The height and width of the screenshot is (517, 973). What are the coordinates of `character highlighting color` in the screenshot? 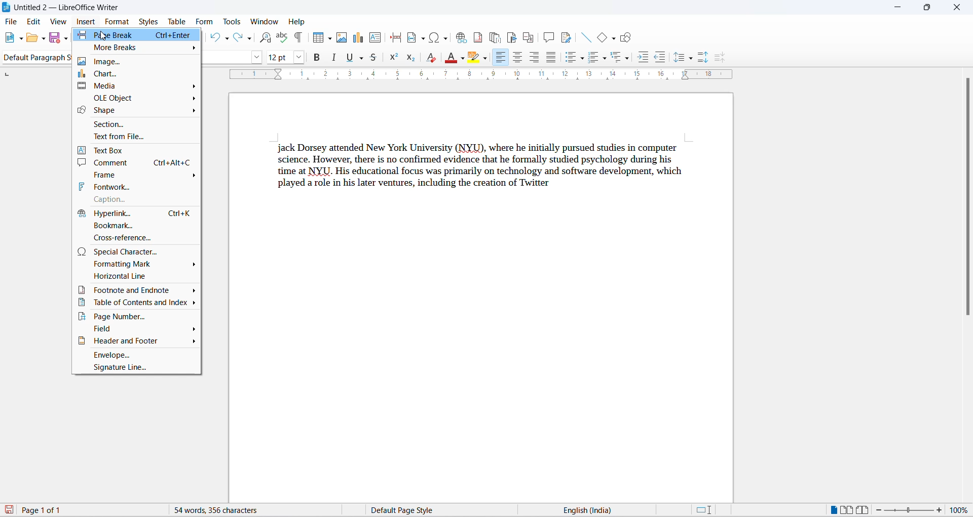 It's located at (489, 57).